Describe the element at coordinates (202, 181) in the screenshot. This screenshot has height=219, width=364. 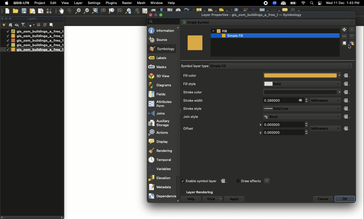
I see `Enable symbol layer` at that location.